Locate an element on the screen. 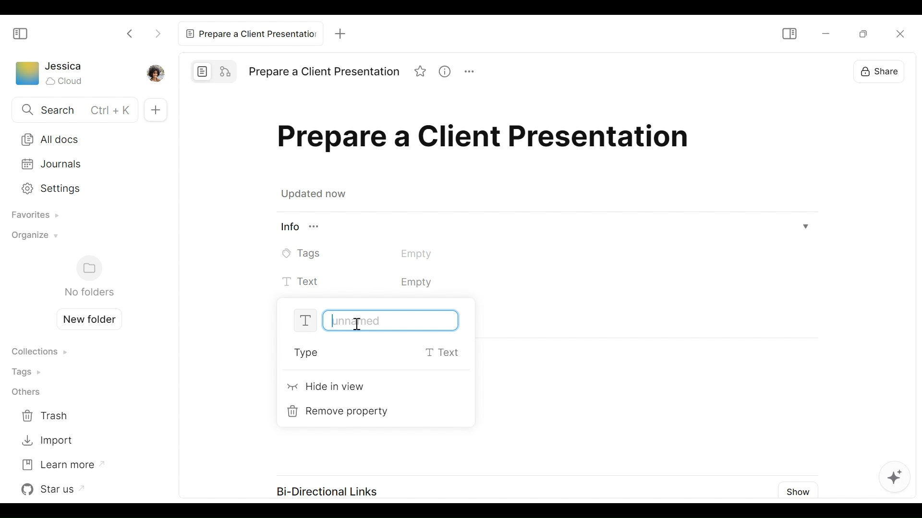 The image size is (922, 518). Search is located at coordinates (73, 111).